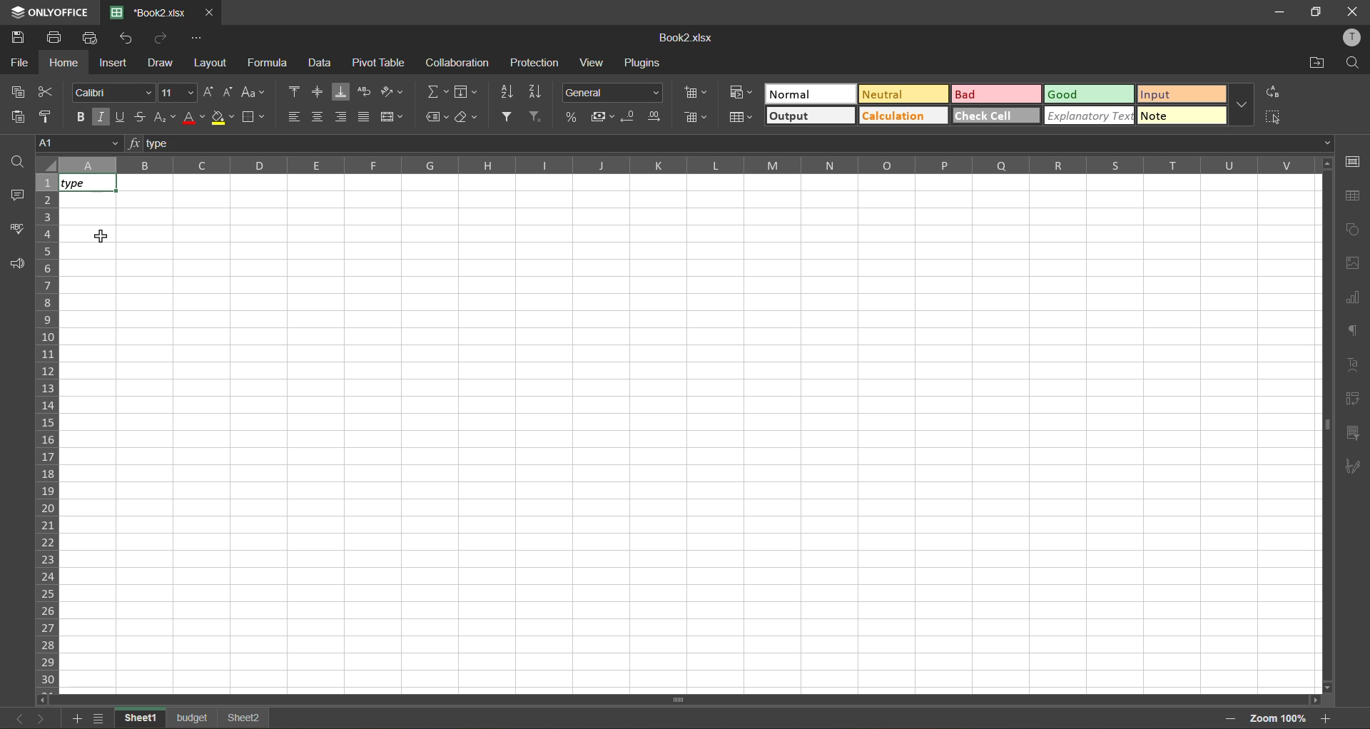 Image resolution: width=1370 pixels, height=729 pixels. Describe the element at coordinates (101, 718) in the screenshot. I see `sheet list` at that location.